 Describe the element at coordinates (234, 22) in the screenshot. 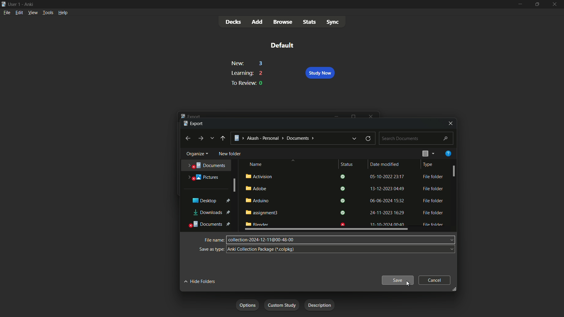

I see `decks` at that location.